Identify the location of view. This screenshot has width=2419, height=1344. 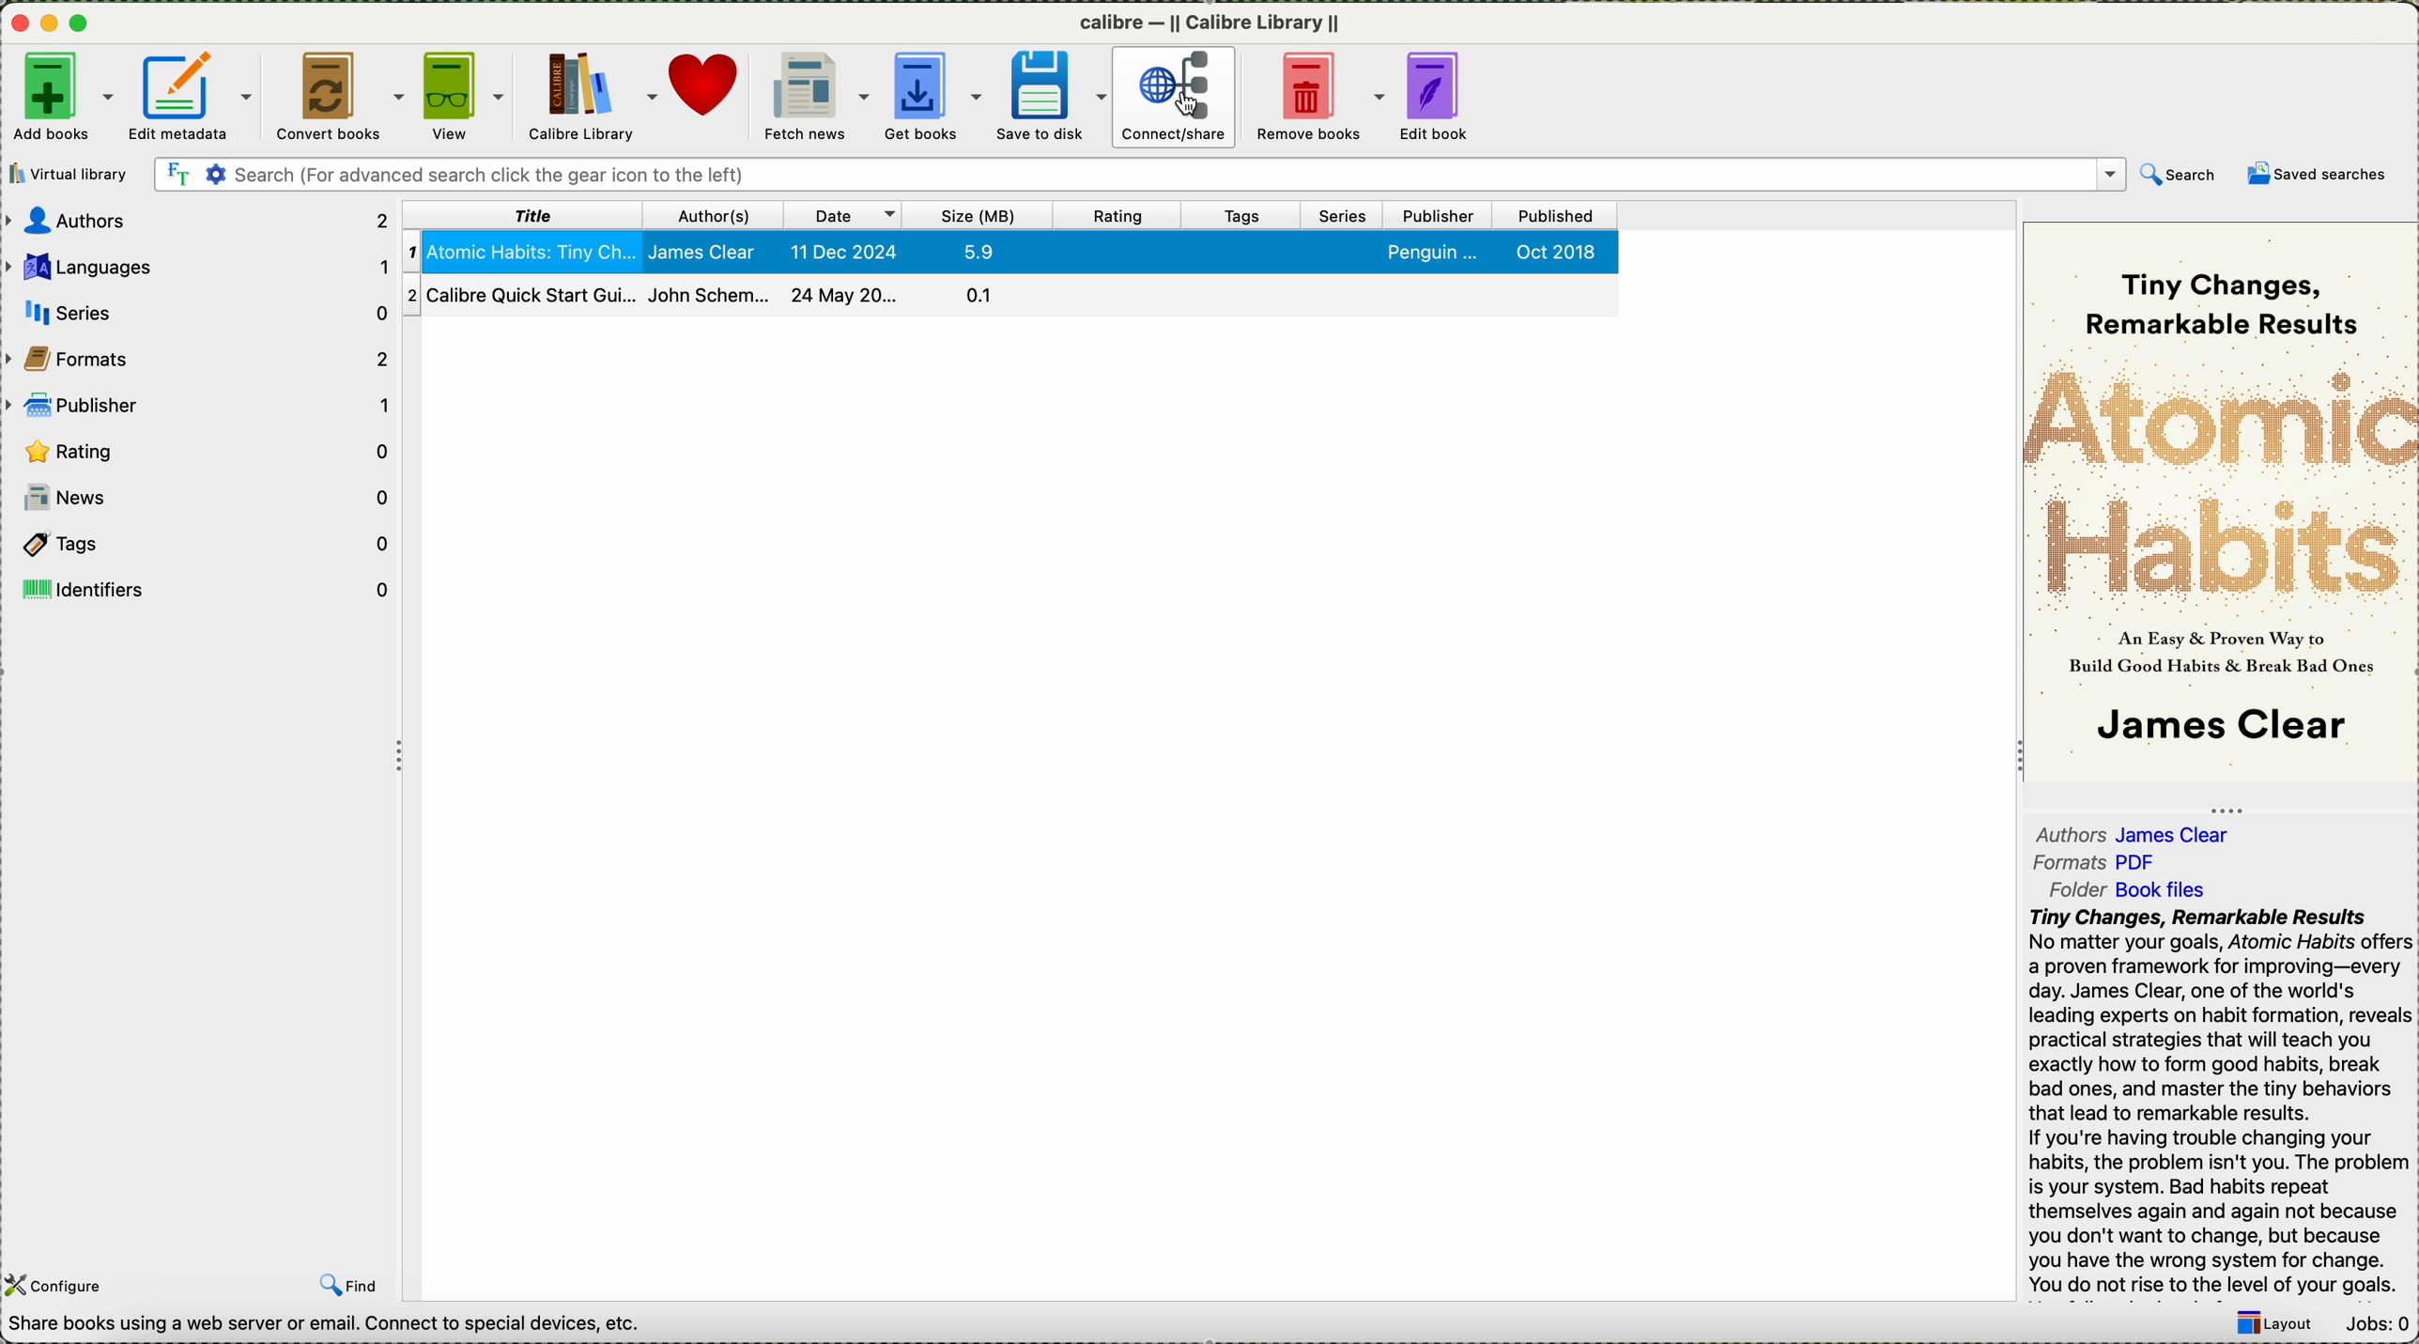
(469, 95).